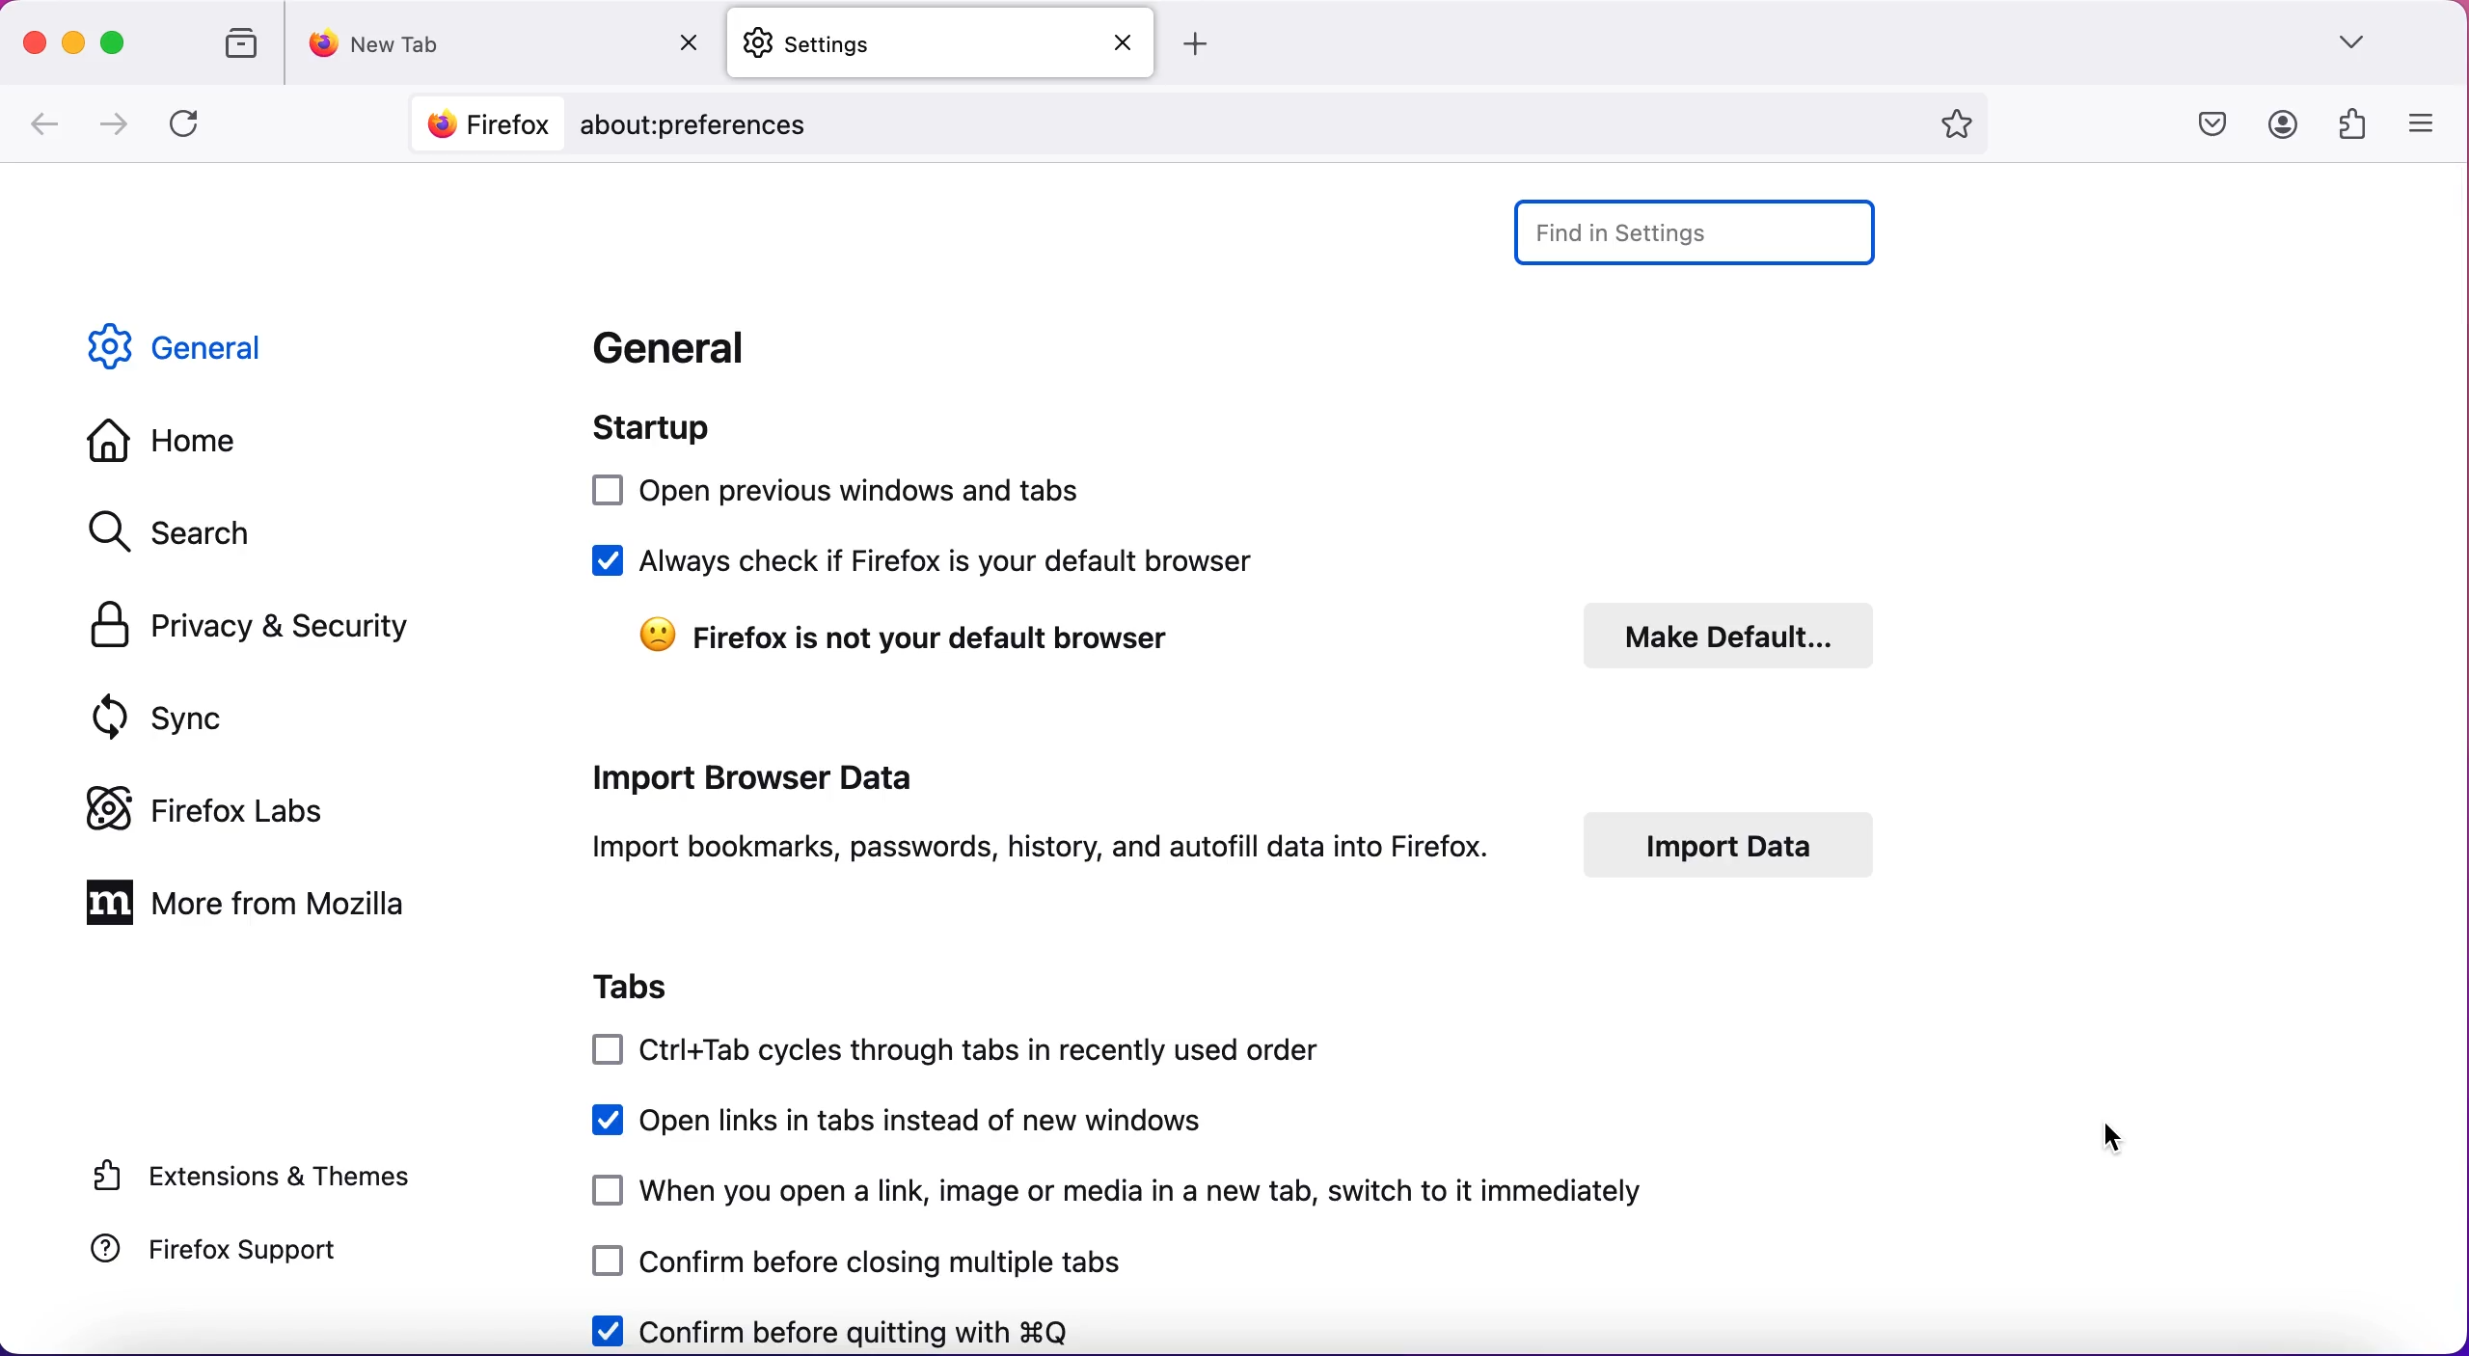  I want to click on general, so click(674, 349).